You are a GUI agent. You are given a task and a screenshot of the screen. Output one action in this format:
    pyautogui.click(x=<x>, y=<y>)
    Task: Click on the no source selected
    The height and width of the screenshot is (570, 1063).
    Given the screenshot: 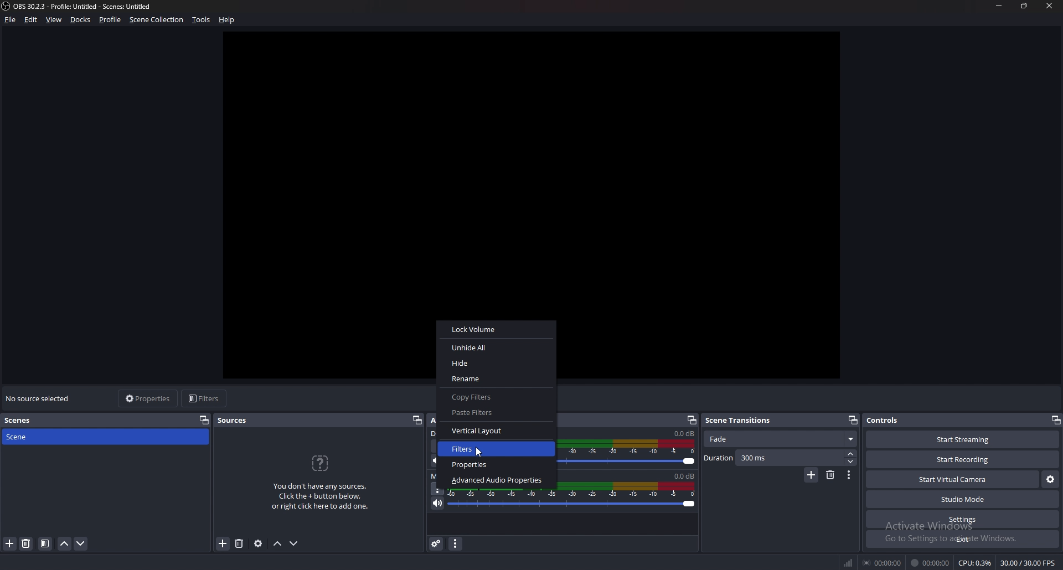 What is the action you would take?
    pyautogui.click(x=39, y=398)
    